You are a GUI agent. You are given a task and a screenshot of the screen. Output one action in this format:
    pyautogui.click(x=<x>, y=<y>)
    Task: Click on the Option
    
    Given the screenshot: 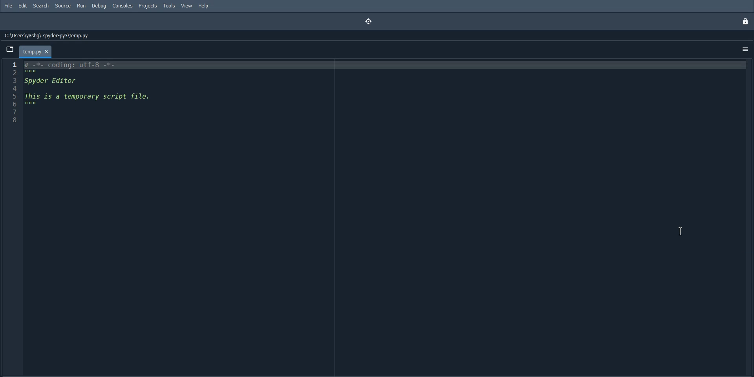 What is the action you would take?
    pyautogui.click(x=745, y=49)
    